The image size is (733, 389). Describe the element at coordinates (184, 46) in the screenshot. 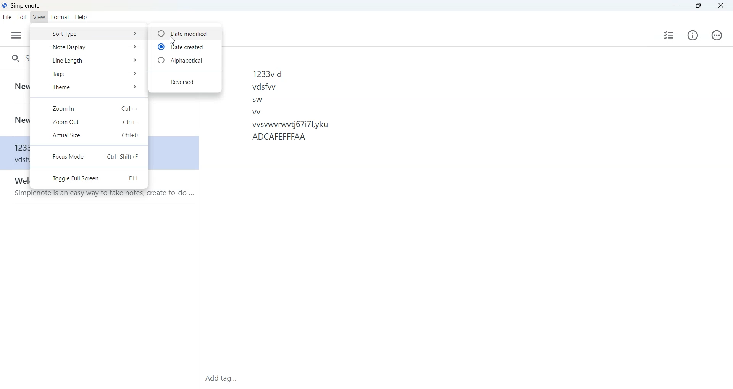

I see `Date created` at that location.